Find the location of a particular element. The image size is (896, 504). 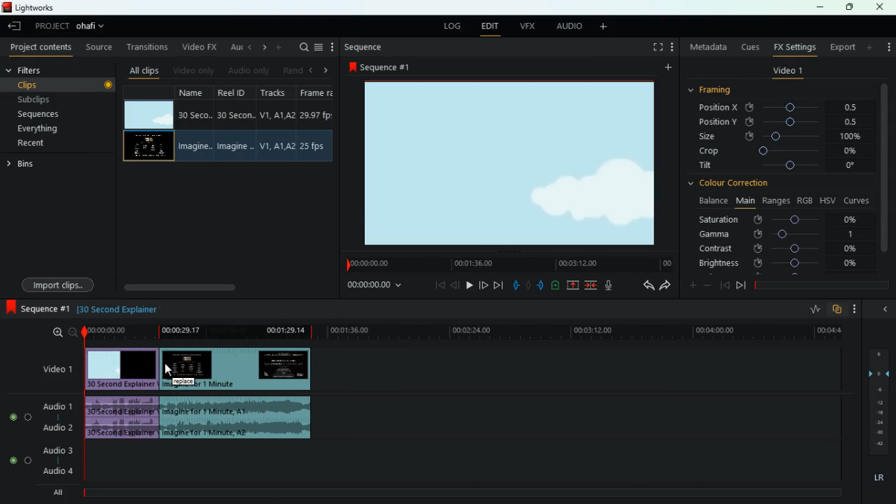

scroll is located at coordinates (225, 287).